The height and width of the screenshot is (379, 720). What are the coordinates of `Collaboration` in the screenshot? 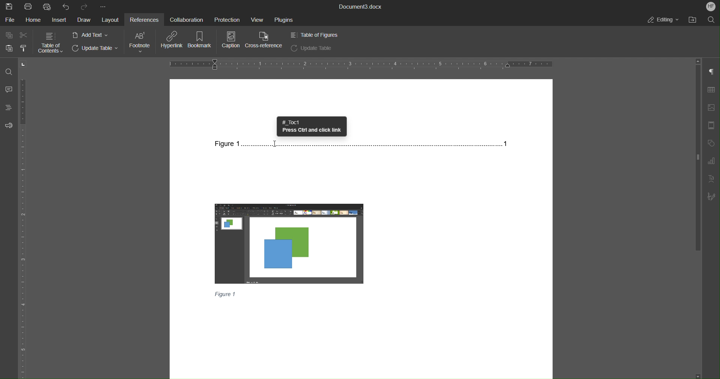 It's located at (185, 19).